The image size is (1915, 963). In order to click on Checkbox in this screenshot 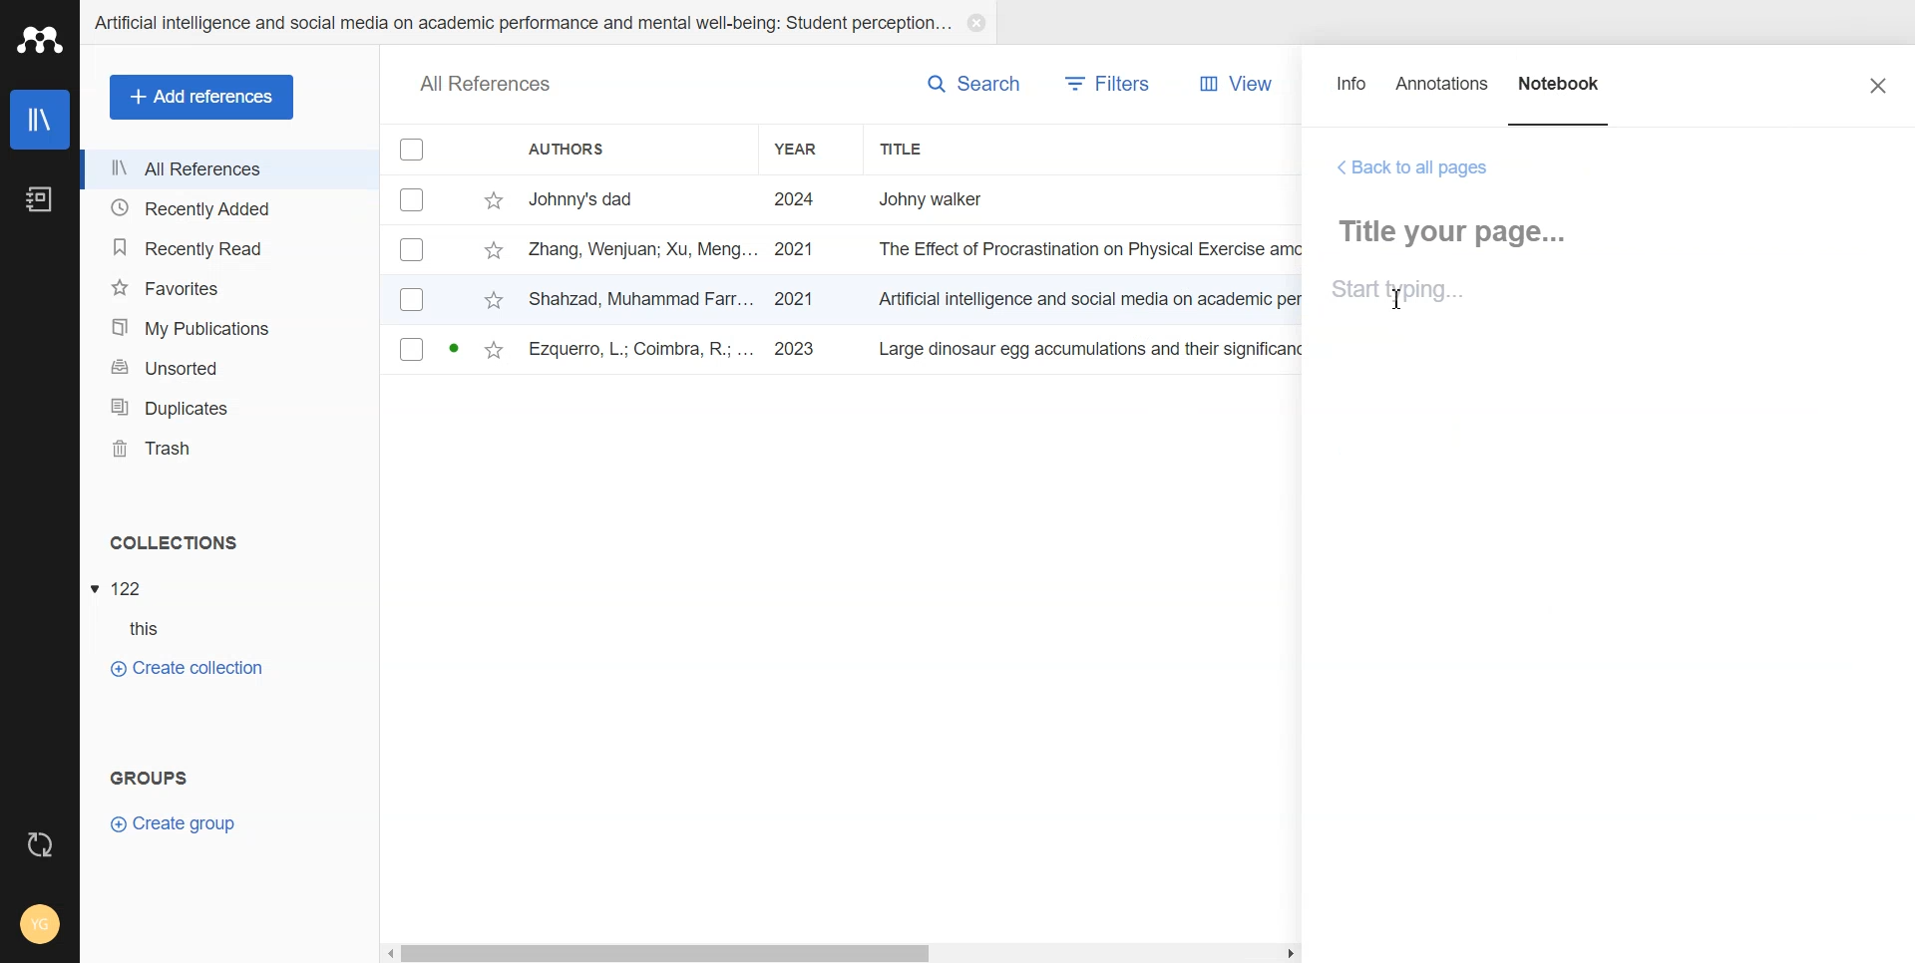, I will do `click(413, 249)`.